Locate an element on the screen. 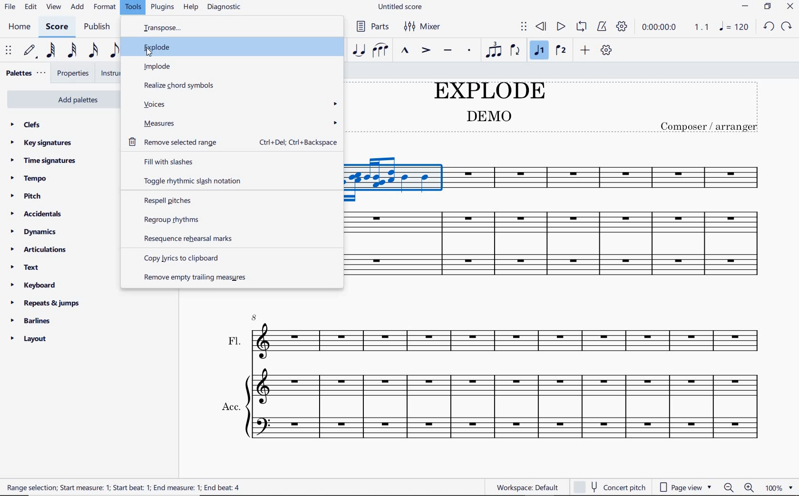 The height and width of the screenshot is (496, 799). redo is located at coordinates (788, 27).